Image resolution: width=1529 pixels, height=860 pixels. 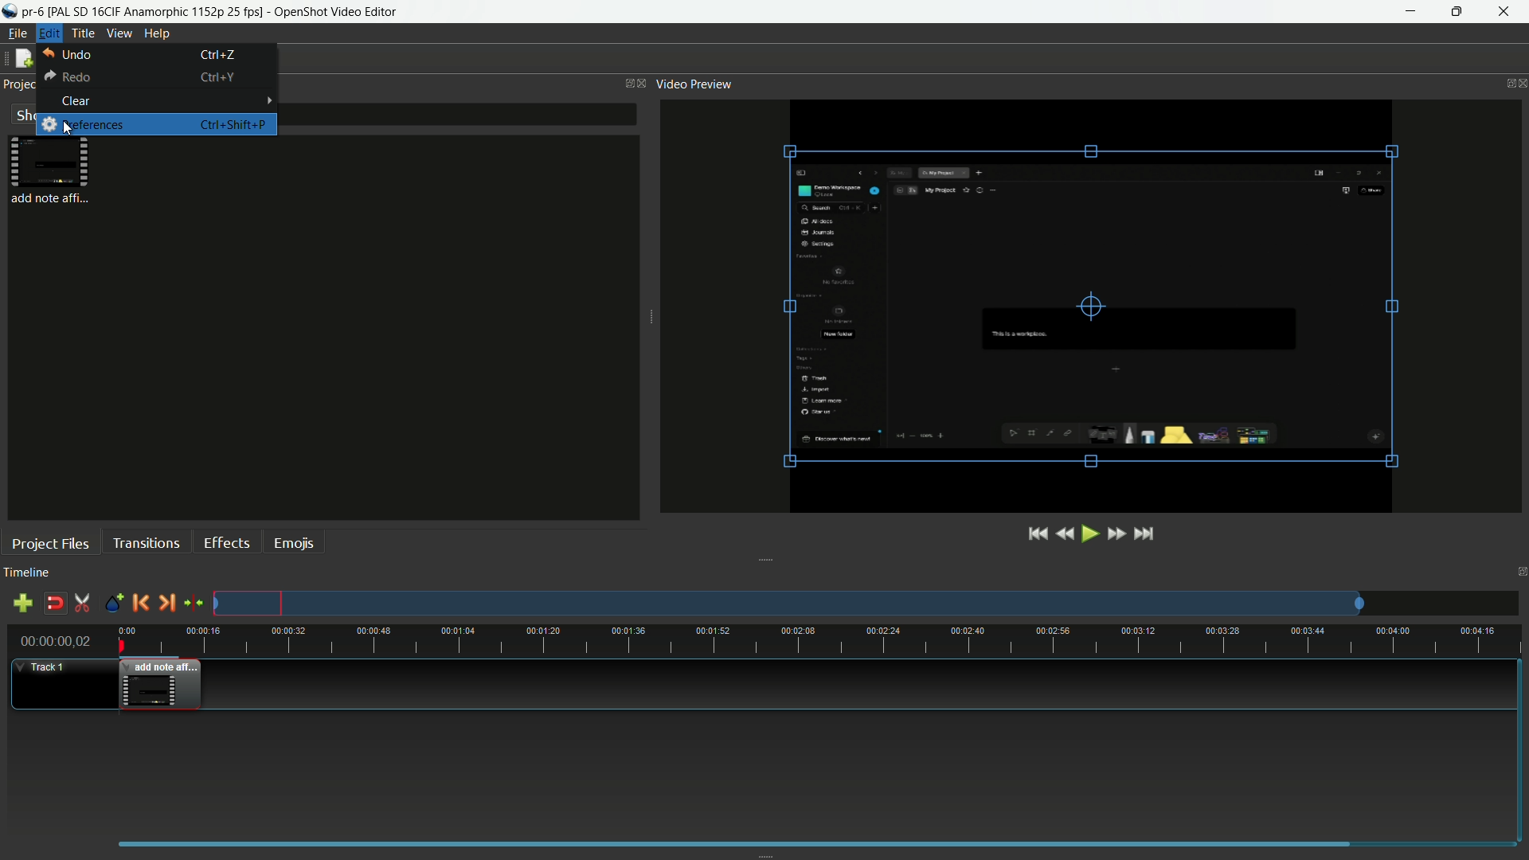 I want to click on current time, so click(x=57, y=640).